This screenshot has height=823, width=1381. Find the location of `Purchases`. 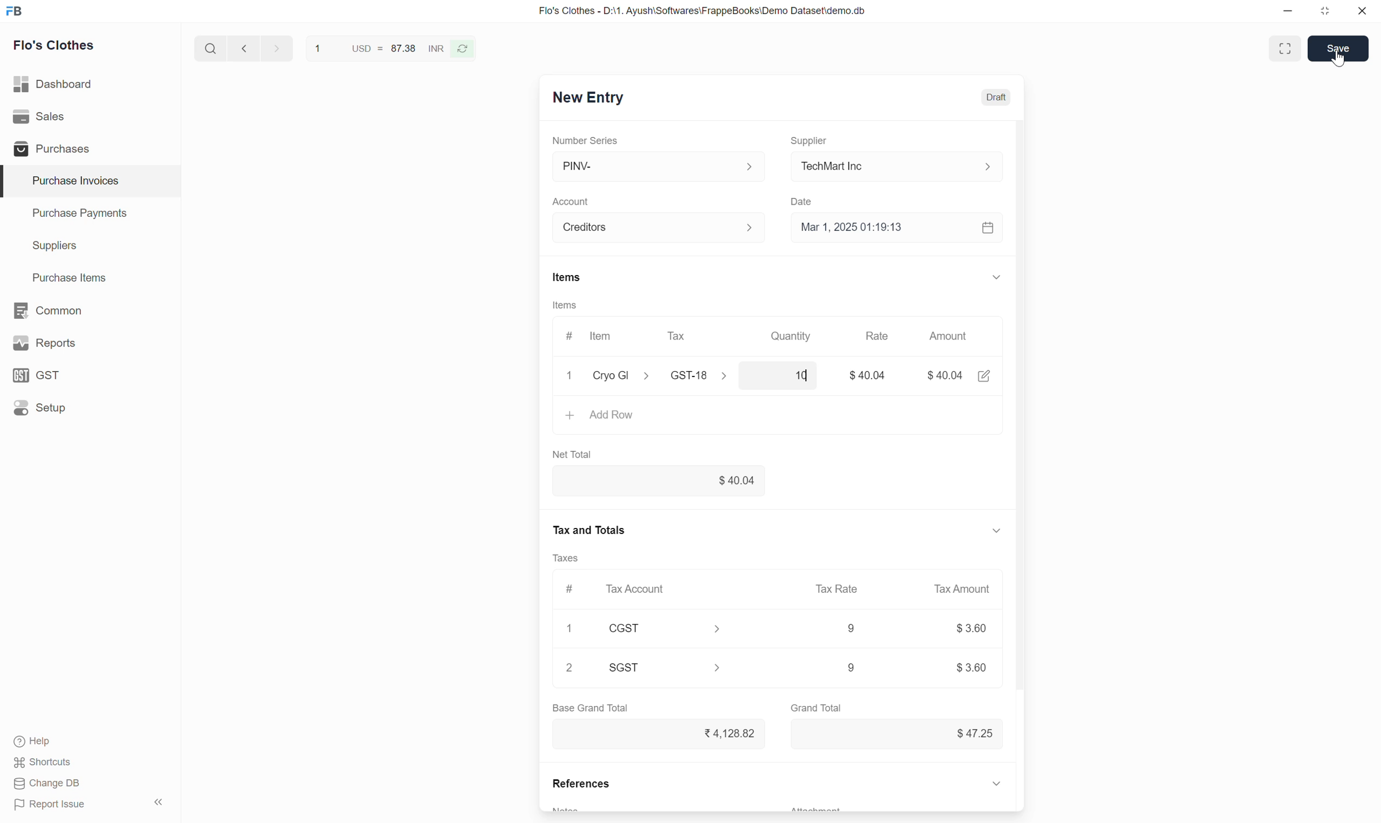

Purchases is located at coordinates (49, 149).